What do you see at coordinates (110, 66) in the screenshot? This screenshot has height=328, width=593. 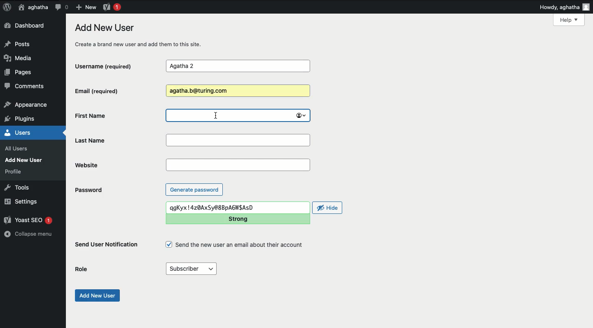 I see `Username (required)` at bounding box center [110, 66].